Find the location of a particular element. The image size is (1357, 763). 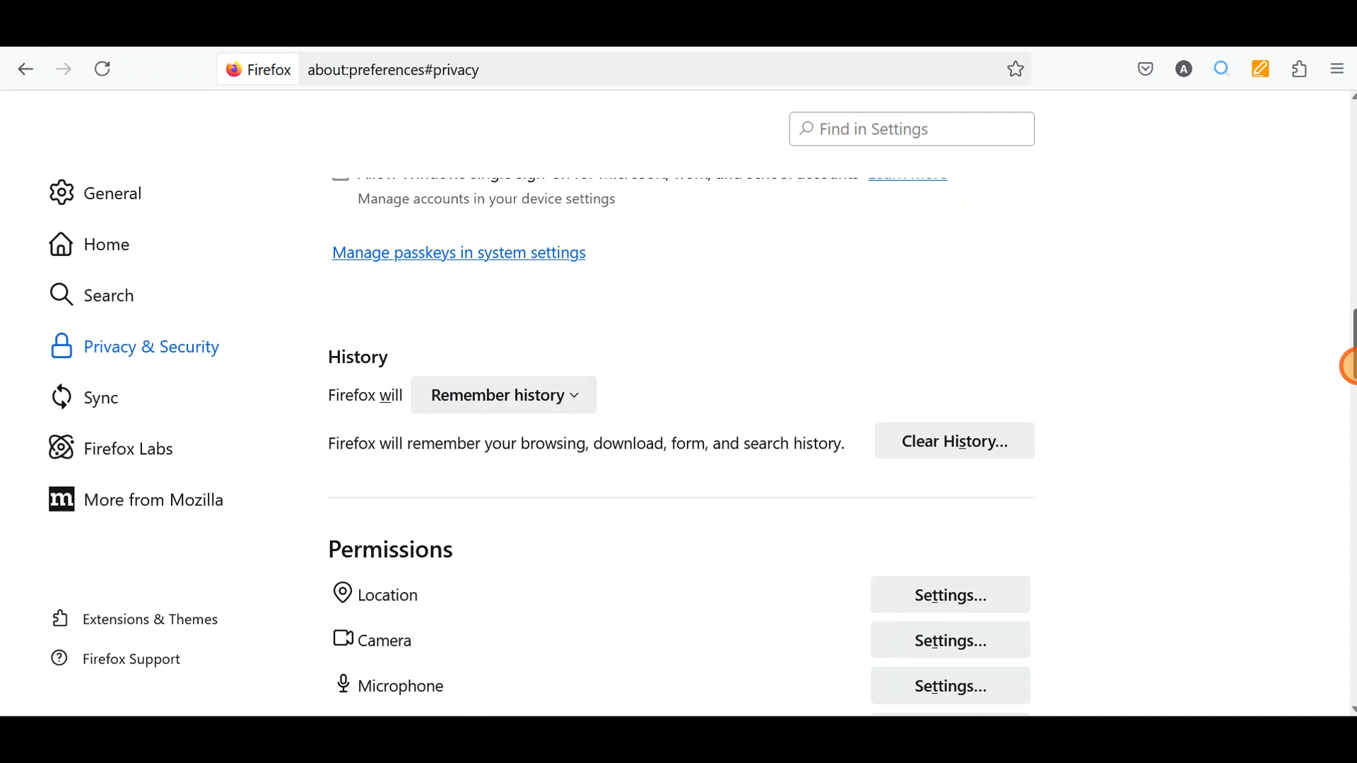

Account name is located at coordinates (1180, 71).